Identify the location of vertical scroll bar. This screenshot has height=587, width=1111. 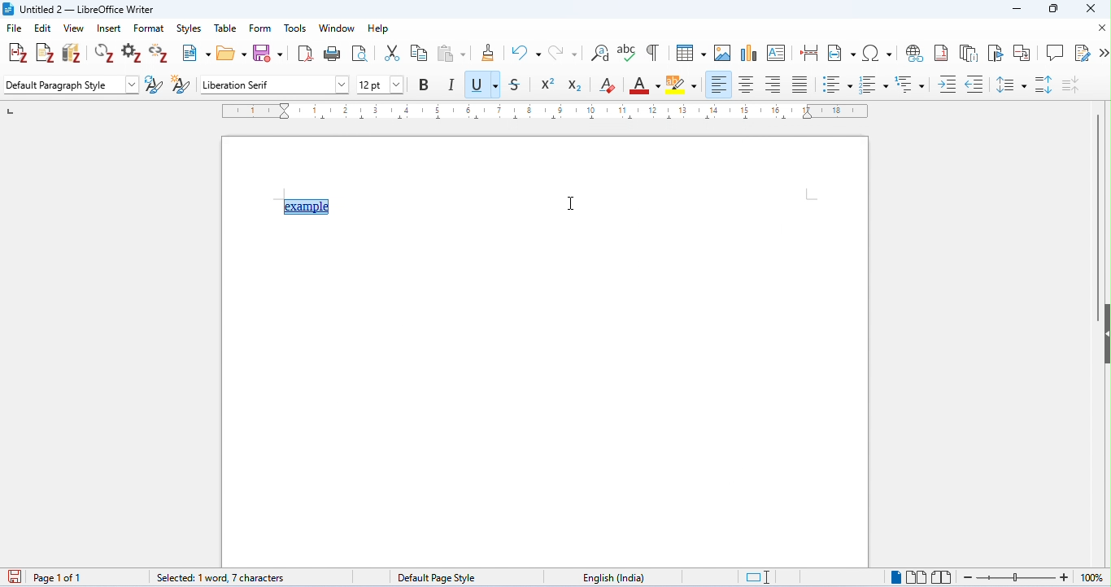
(1096, 218).